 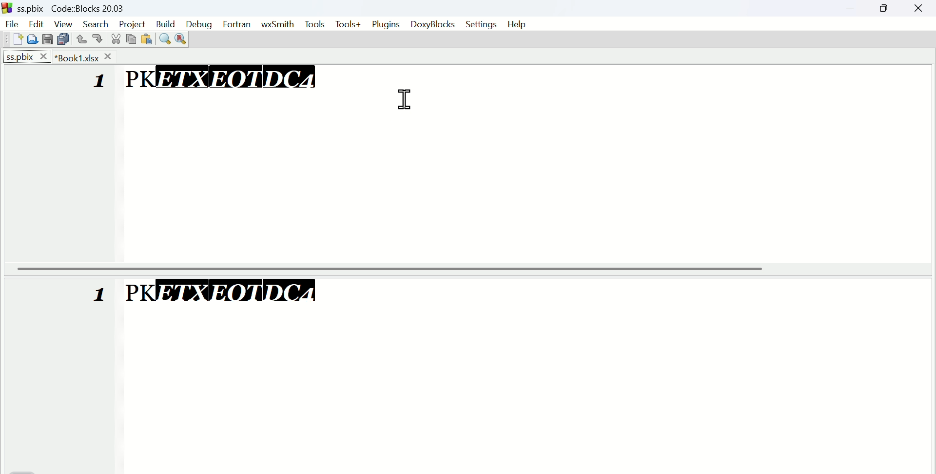 What do you see at coordinates (32, 39) in the screenshot?
I see `Open` at bounding box center [32, 39].